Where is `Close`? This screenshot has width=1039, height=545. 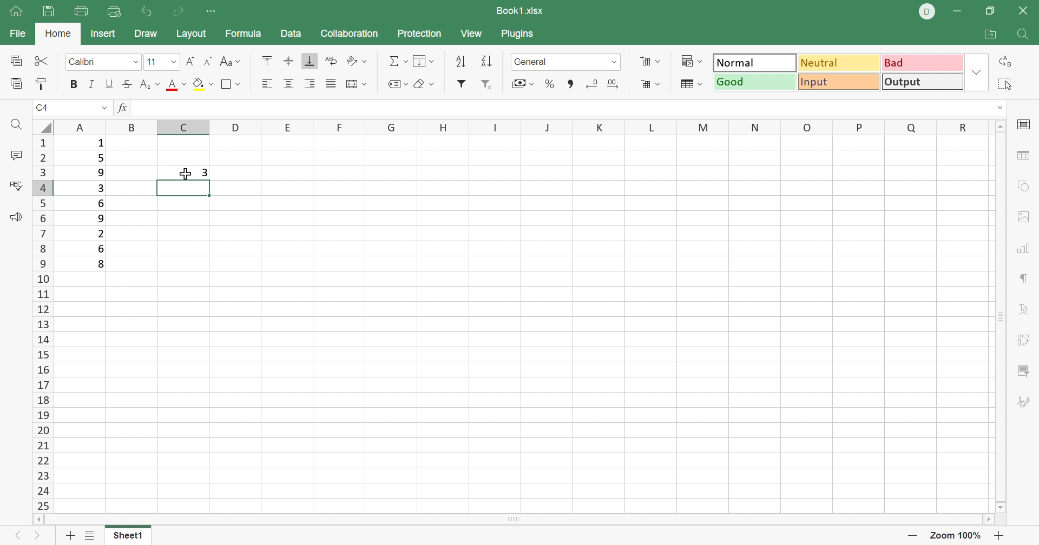 Close is located at coordinates (1026, 9).